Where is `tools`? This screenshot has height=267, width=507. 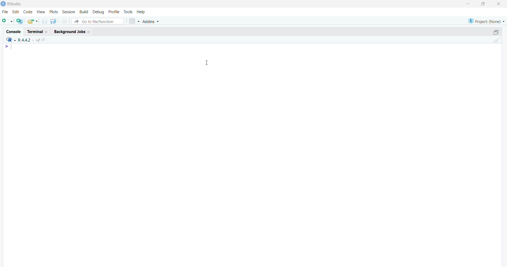
tools is located at coordinates (128, 12).